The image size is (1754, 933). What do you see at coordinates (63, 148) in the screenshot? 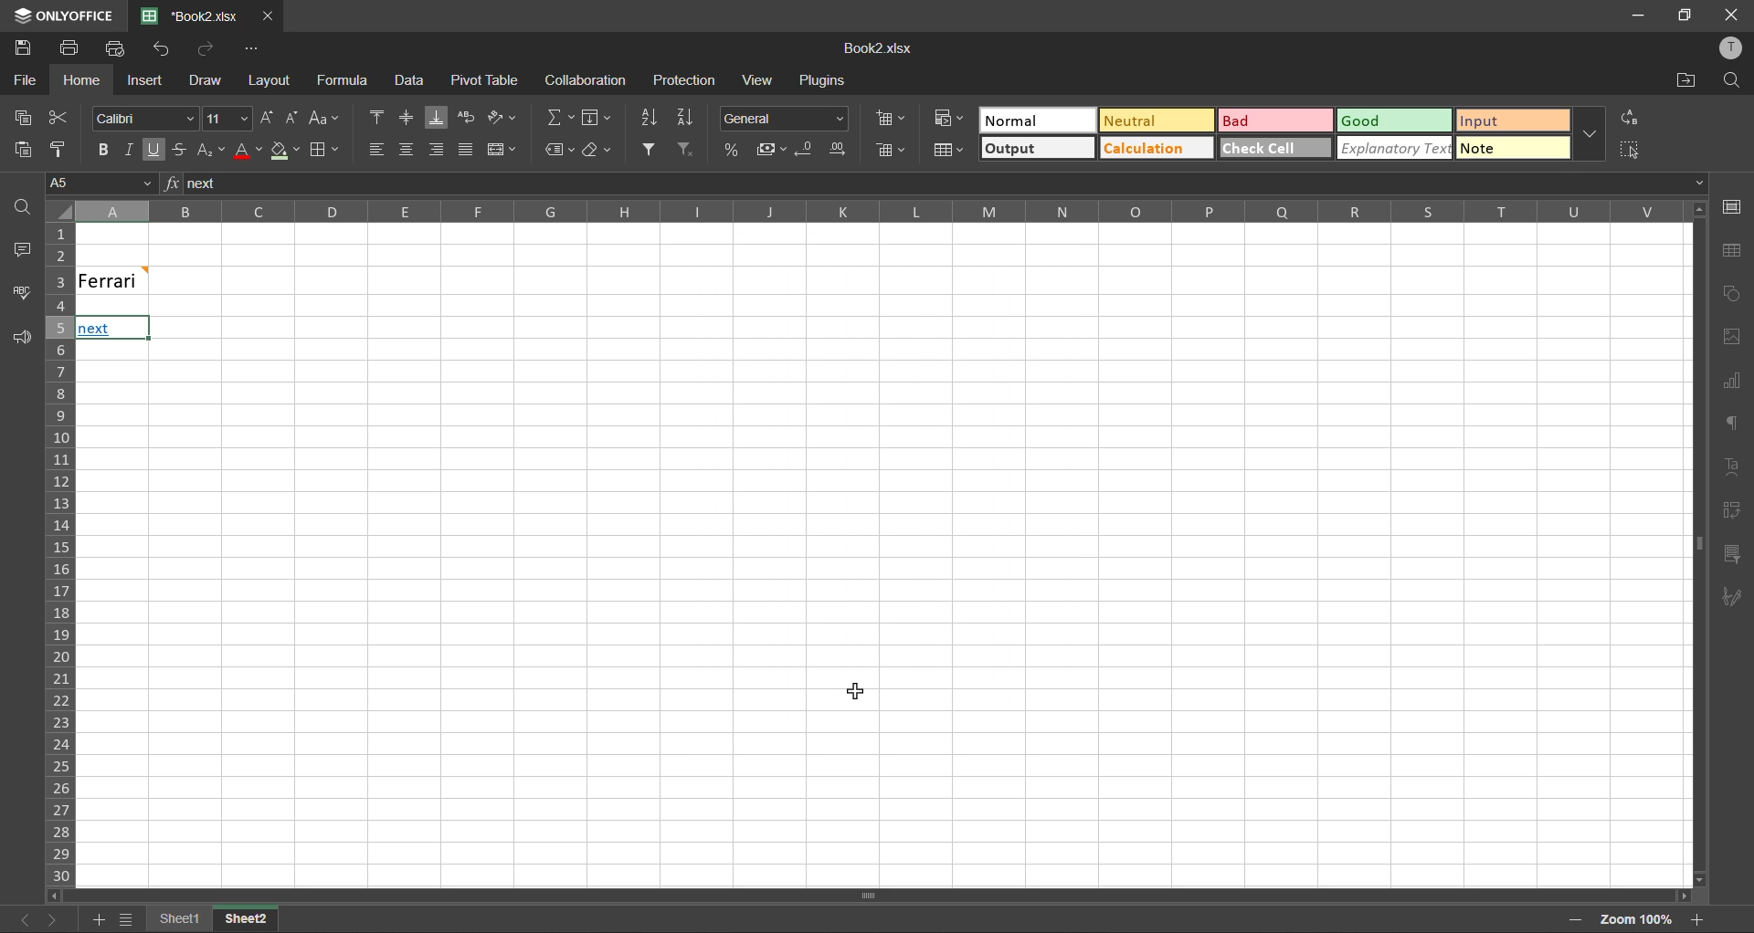
I see `copy style` at bounding box center [63, 148].